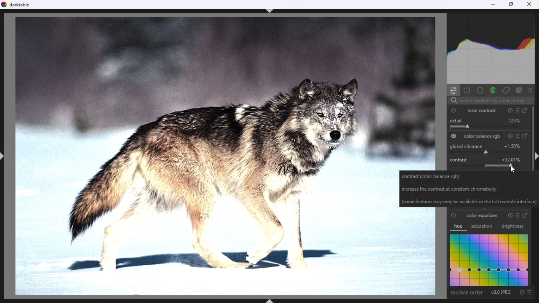 The height and width of the screenshot is (303, 539). Describe the element at coordinates (484, 147) in the screenshot. I see `global vibrance` at that location.